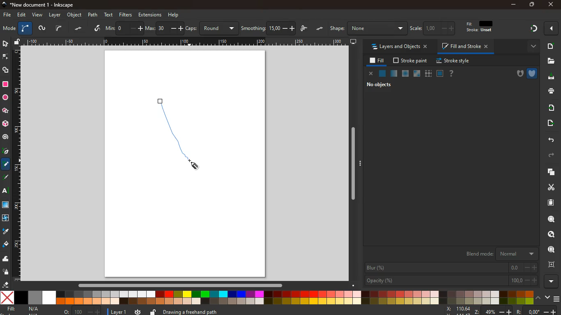  Describe the element at coordinates (5, 232) in the screenshot. I see `drop` at that location.